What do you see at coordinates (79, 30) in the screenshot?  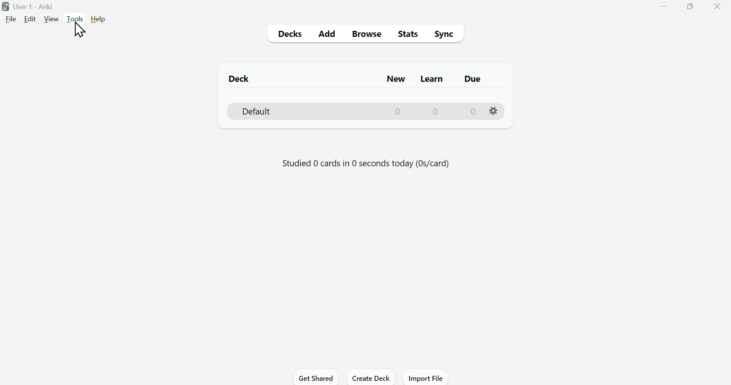 I see `Cursor` at bounding box center [79, 30].